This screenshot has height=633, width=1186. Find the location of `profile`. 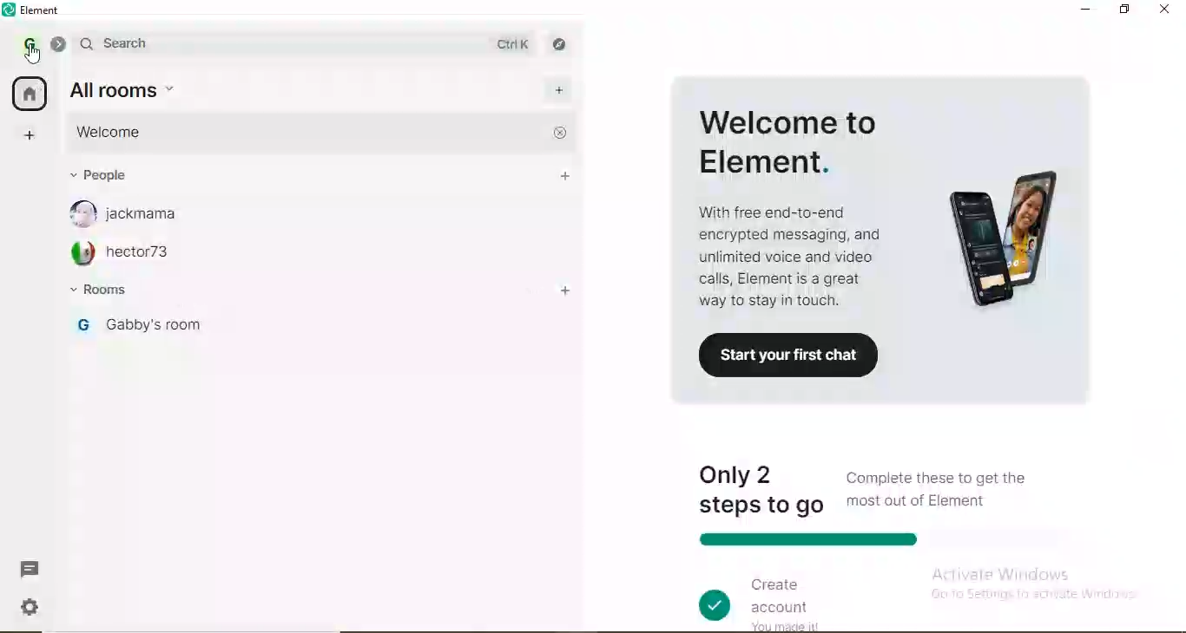

profile is located at coordinates (28, 45).